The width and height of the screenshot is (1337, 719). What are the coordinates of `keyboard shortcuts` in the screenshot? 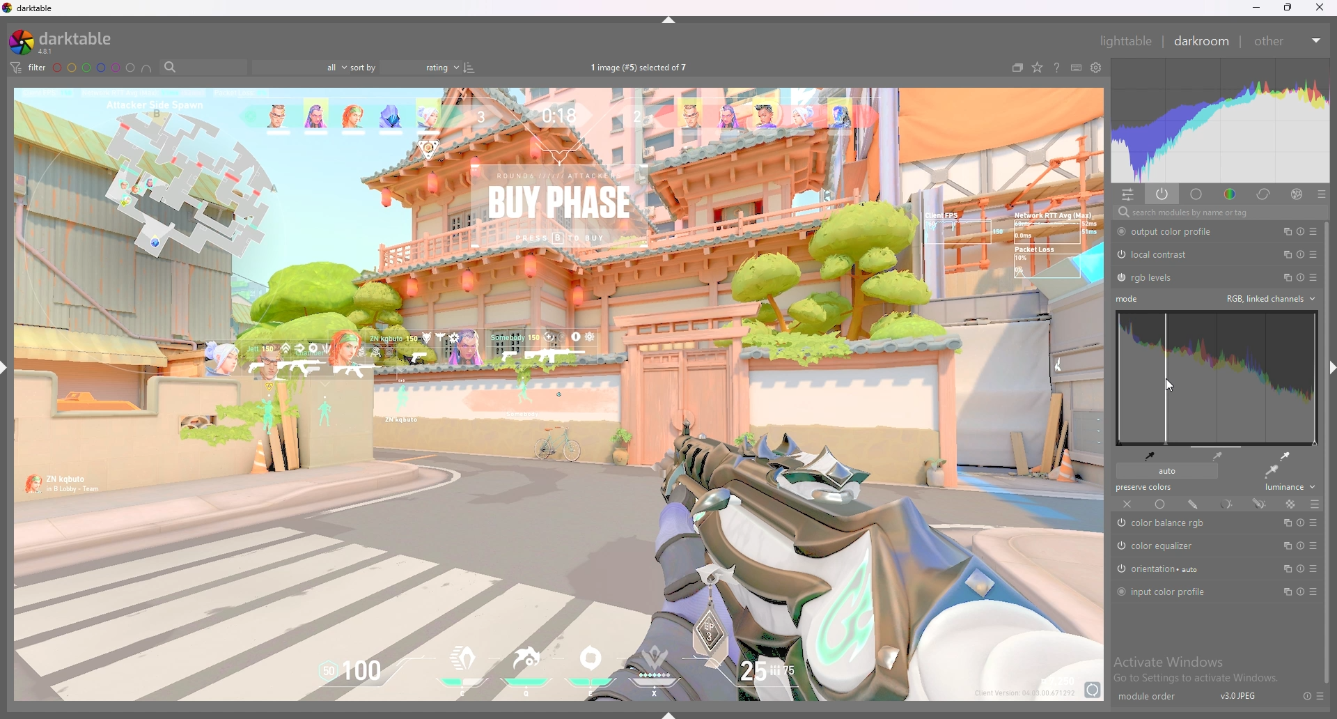 It's located at (1077, 69).